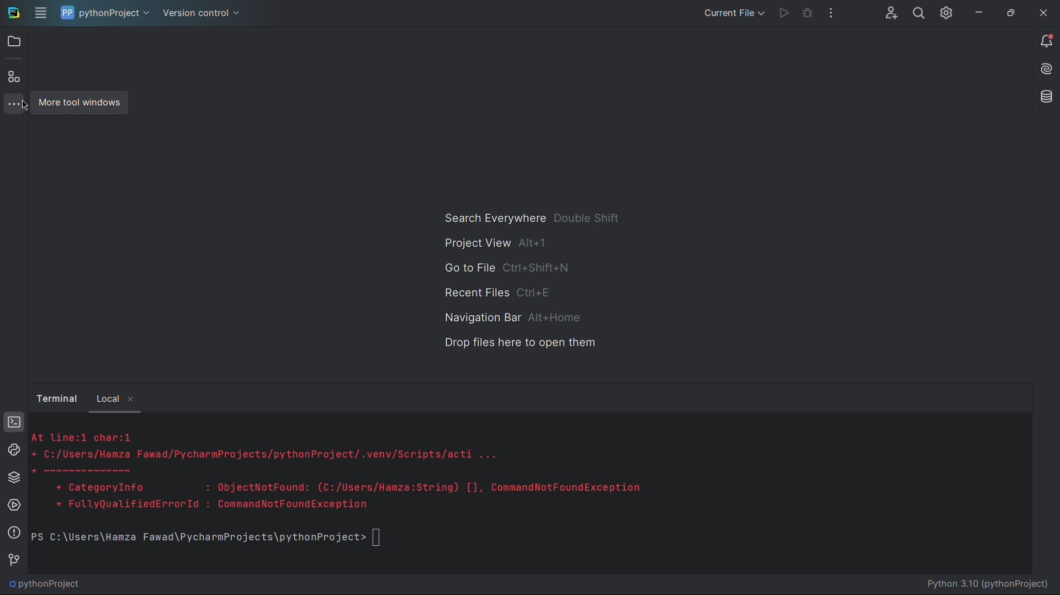 The width and height of the screenshot is (1060, 595). What do you see at coordinates (15, 76) in the screenshot?
I see `Structure` at bounding box center [15, 76].